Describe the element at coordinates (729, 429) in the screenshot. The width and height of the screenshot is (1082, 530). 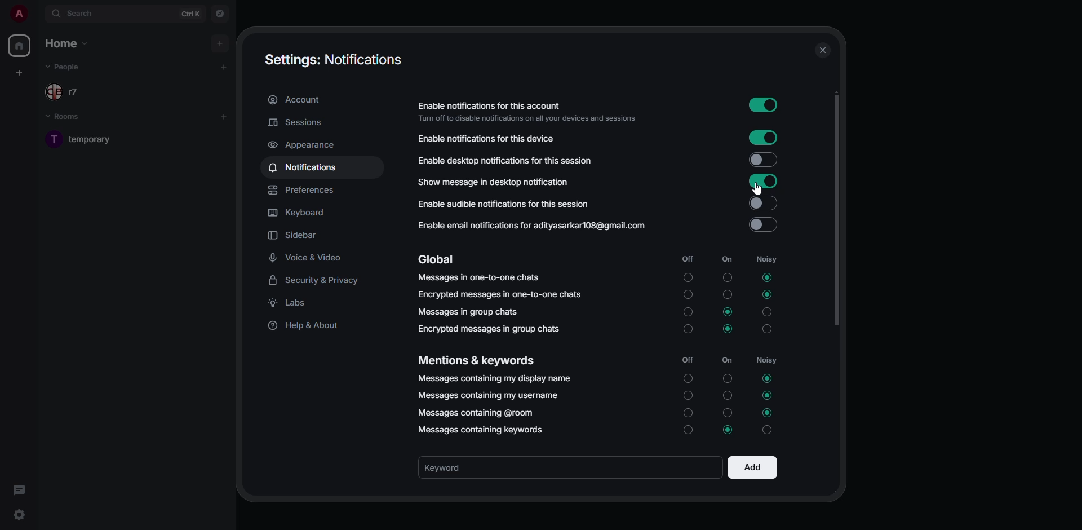
I see `selected` at that location.